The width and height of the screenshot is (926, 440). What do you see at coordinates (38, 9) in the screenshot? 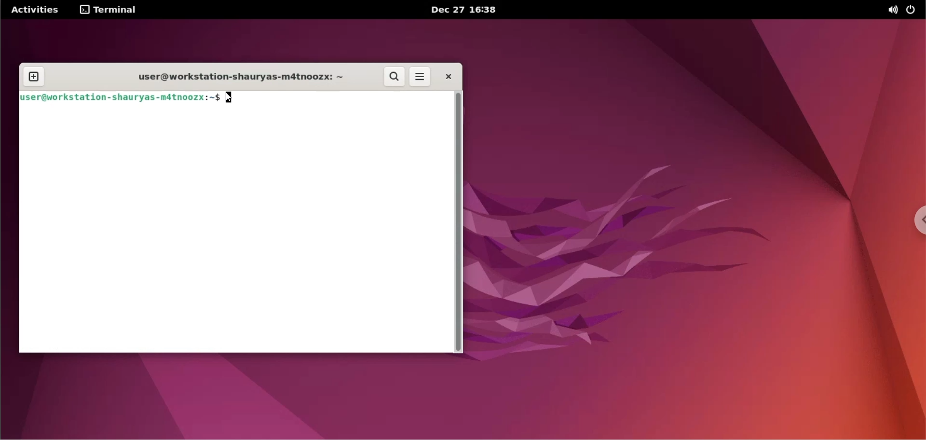
I see `Activities` at bounding box center [38, 9].